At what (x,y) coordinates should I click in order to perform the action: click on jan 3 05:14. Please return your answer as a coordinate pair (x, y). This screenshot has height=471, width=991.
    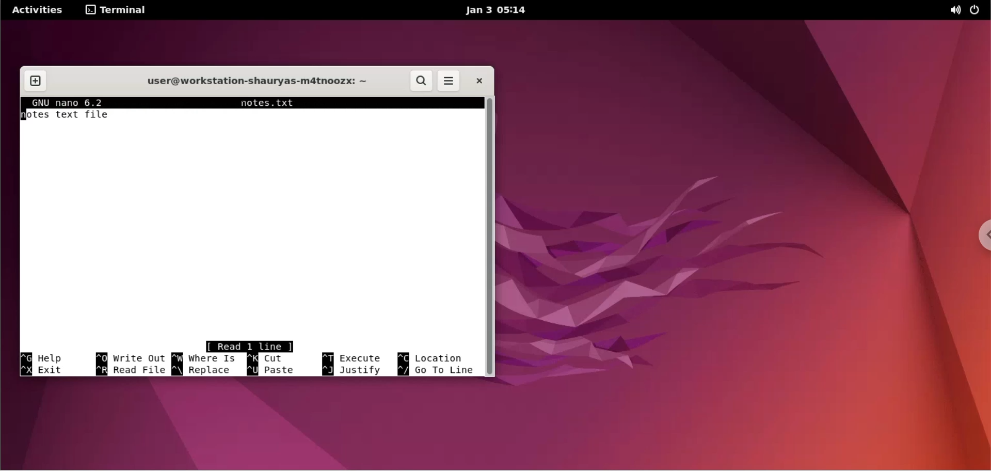
    Looking at the image, I should click on (496, 11).